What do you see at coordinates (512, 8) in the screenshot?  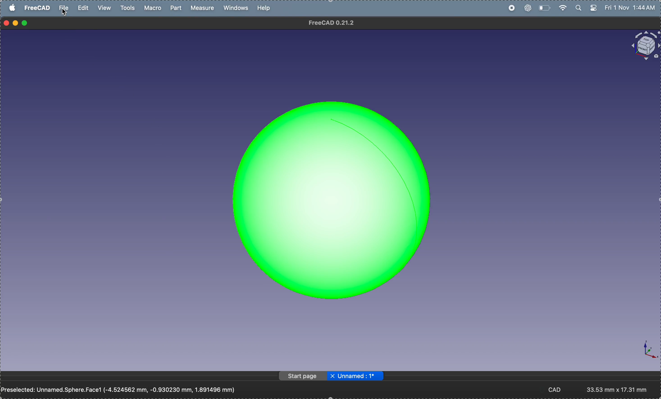 I see `record` at bounding box center [512, 8].